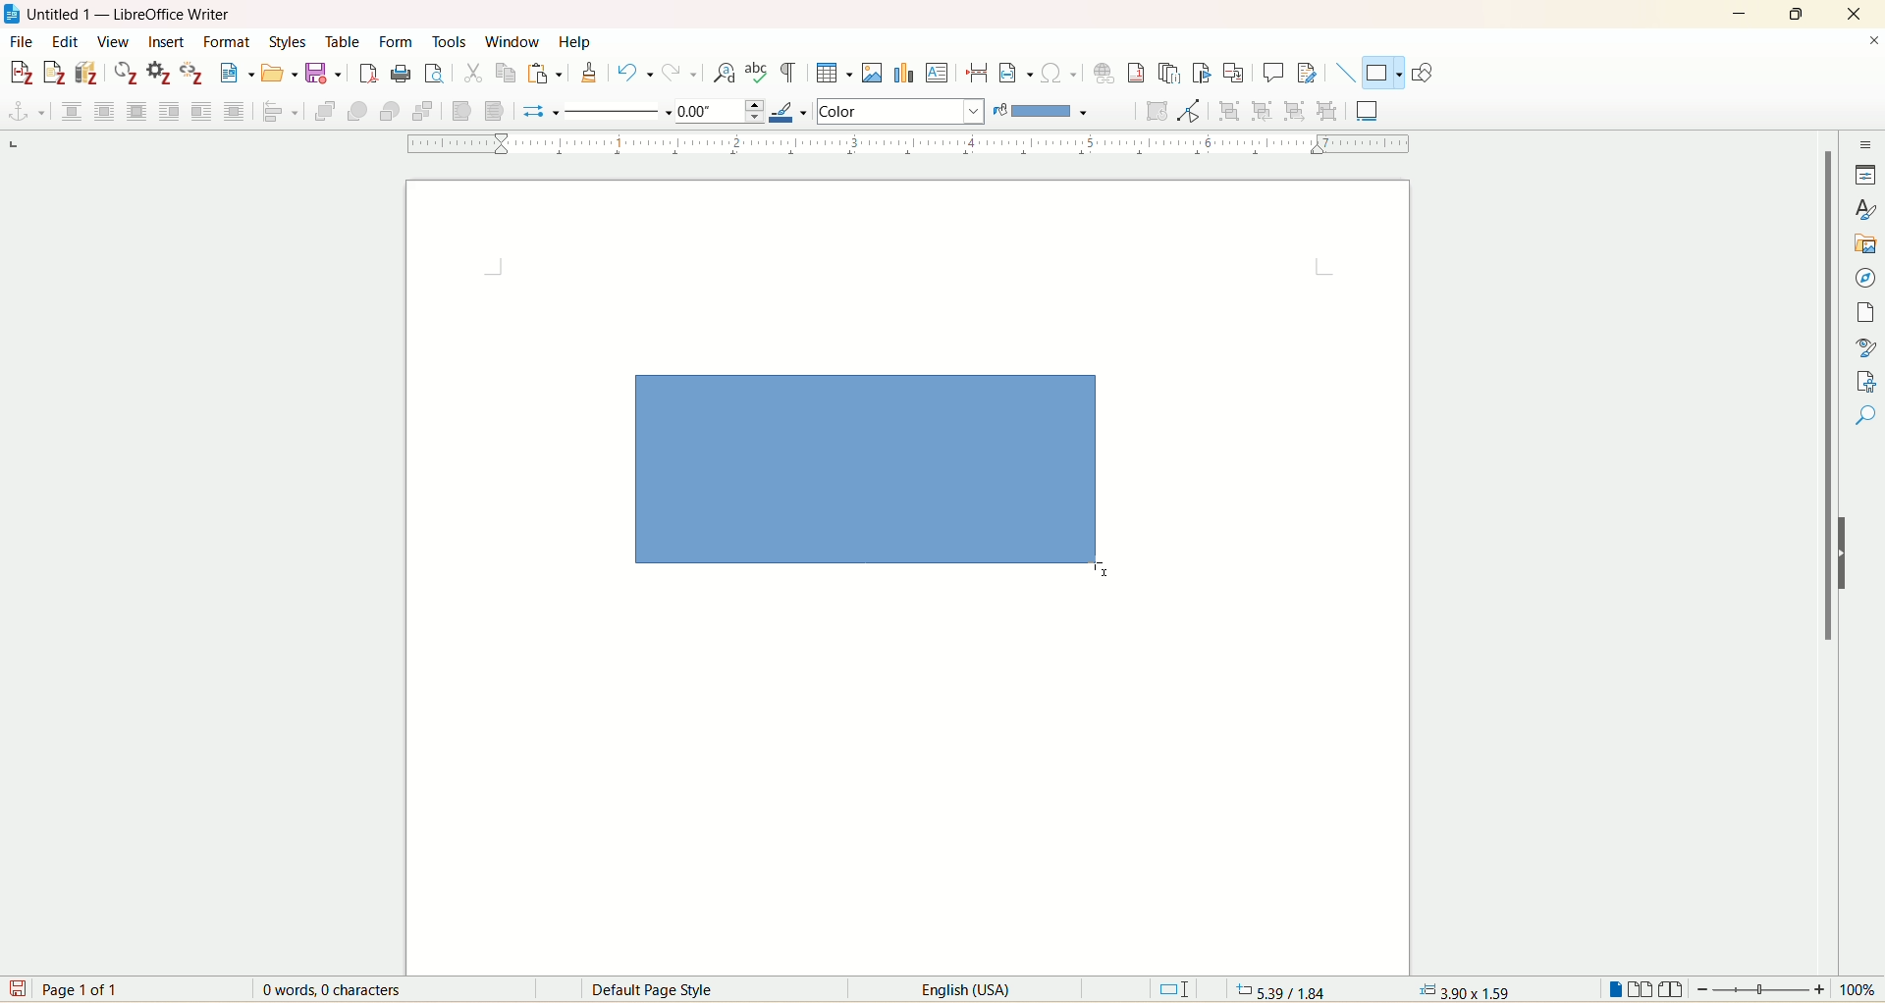 The image size is (1885, 1003). Describe the element at coordinates (1105, 71) in the screenshot. I see `insert hyperlink` at that location.